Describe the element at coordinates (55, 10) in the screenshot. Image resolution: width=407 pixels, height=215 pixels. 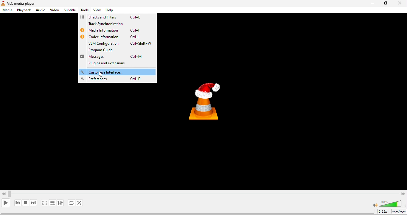
I see `video` at that location.